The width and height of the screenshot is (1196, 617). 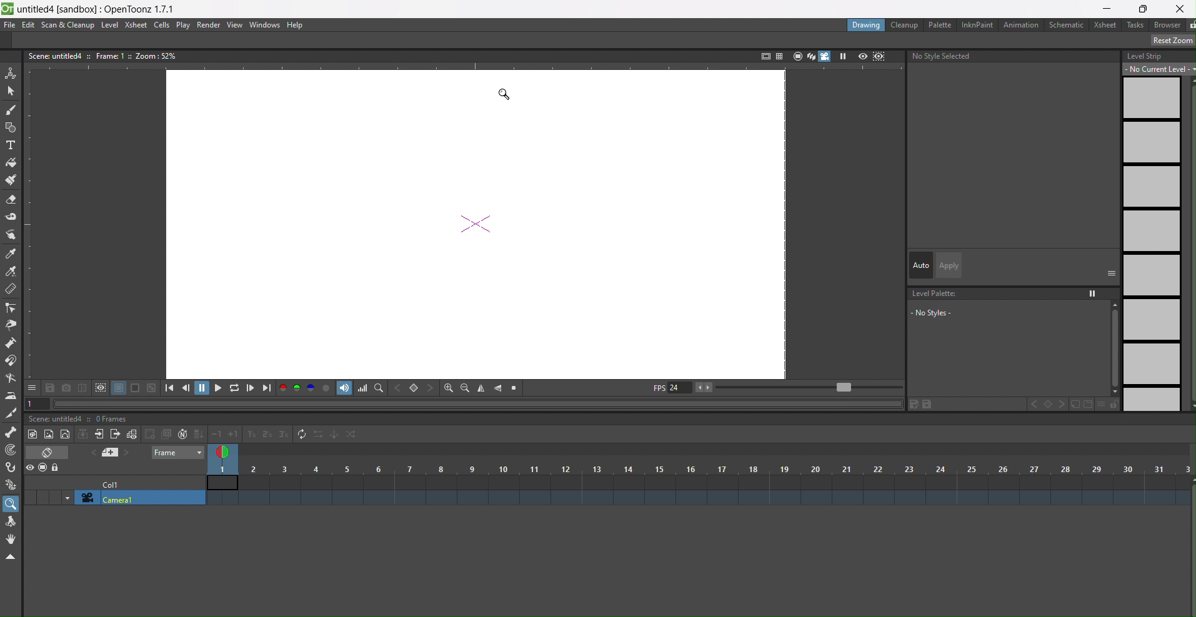 What do you see at coordinates (11, 485) in the screenshot?
I see `` at bounding box center [11, 485].